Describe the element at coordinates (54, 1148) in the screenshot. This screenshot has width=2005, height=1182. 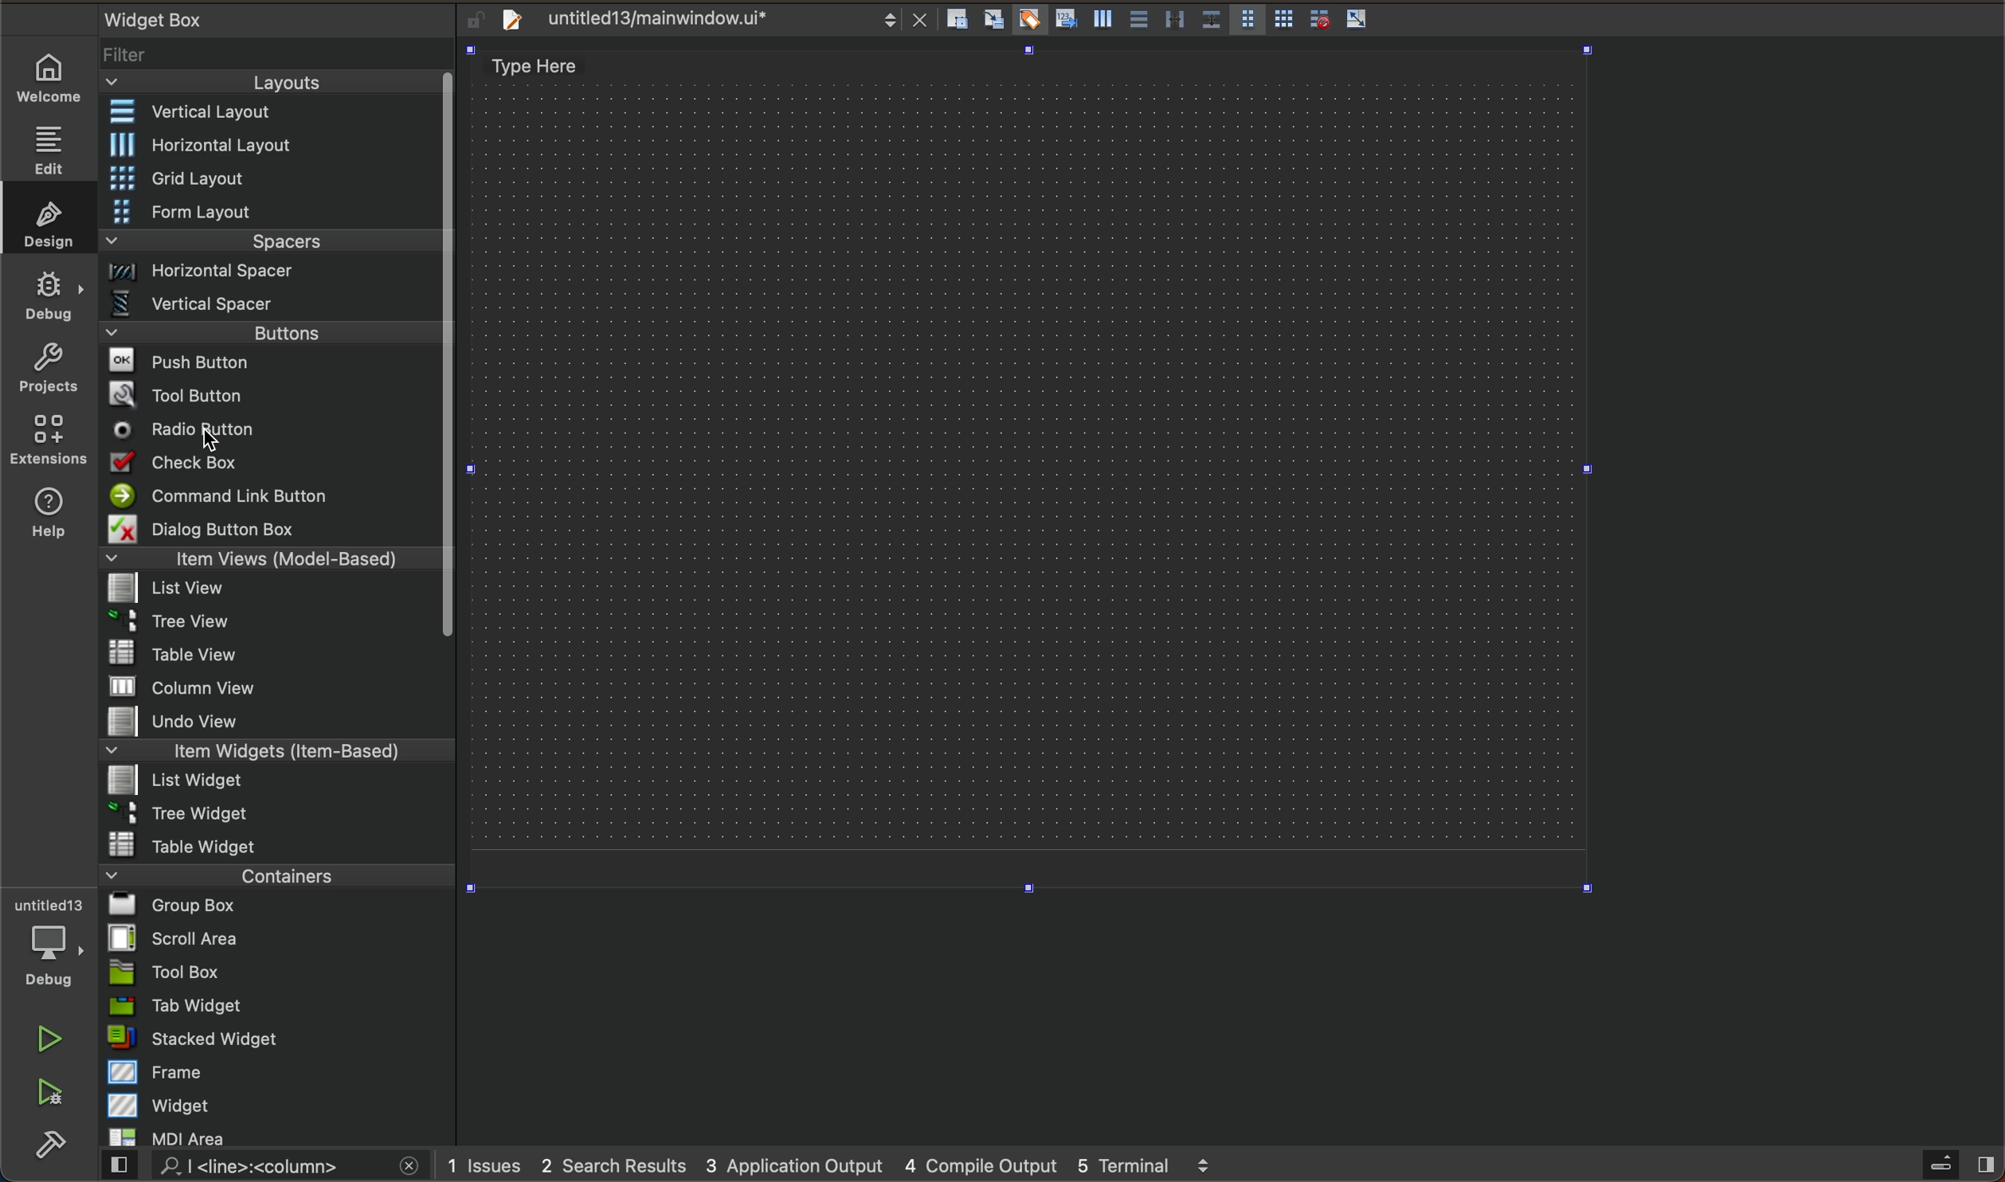
I see `build` at that location.